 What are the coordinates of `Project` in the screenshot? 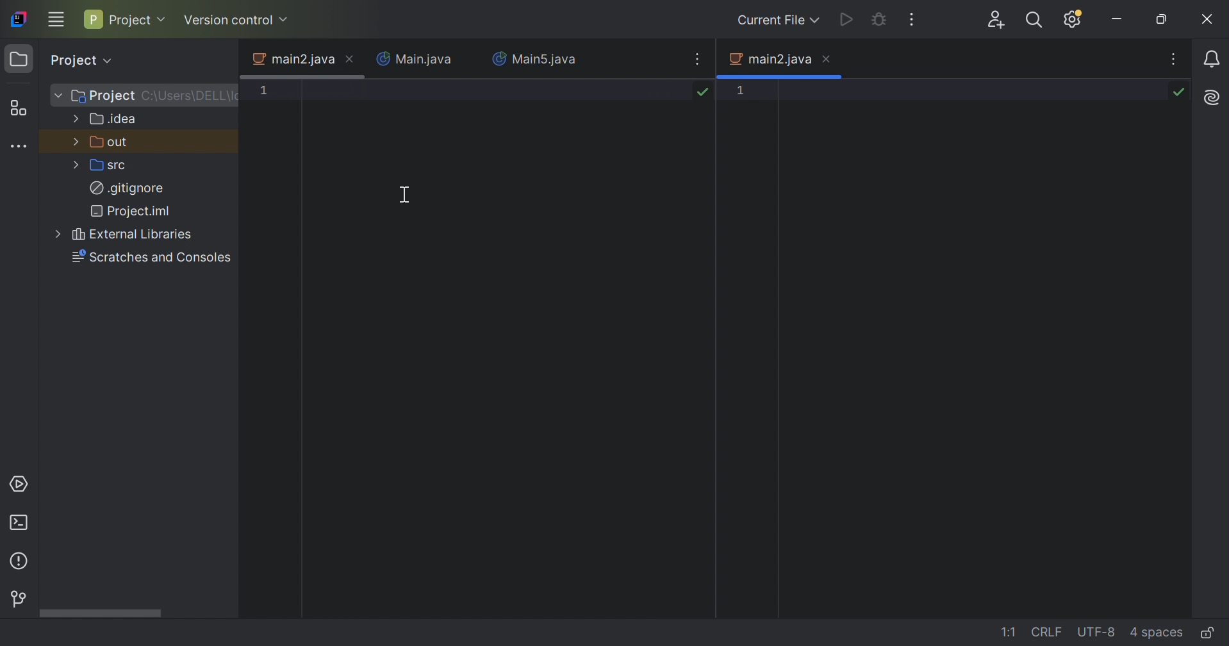 It's located at (83, 60).